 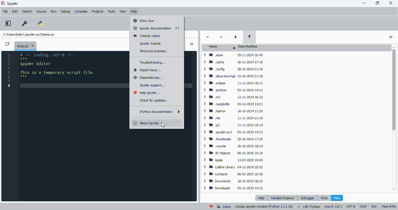 What do you see at coordinates (232, 62) in the screenshot?
I see `> MW cache 26-11-2024 17:16` at bounding box center [232, 62].